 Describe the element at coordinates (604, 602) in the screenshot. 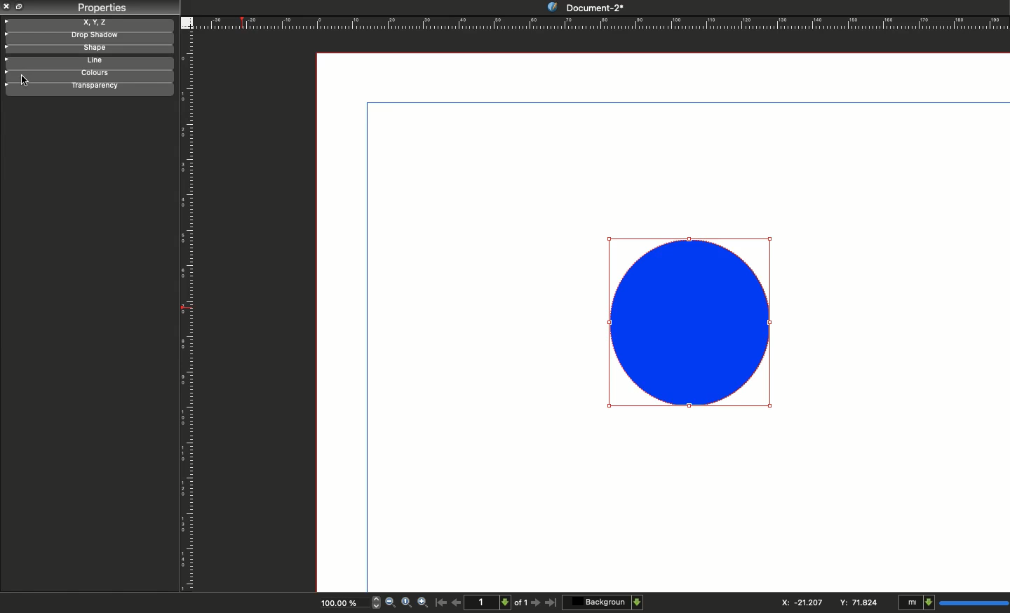

I see `Background` at that location.